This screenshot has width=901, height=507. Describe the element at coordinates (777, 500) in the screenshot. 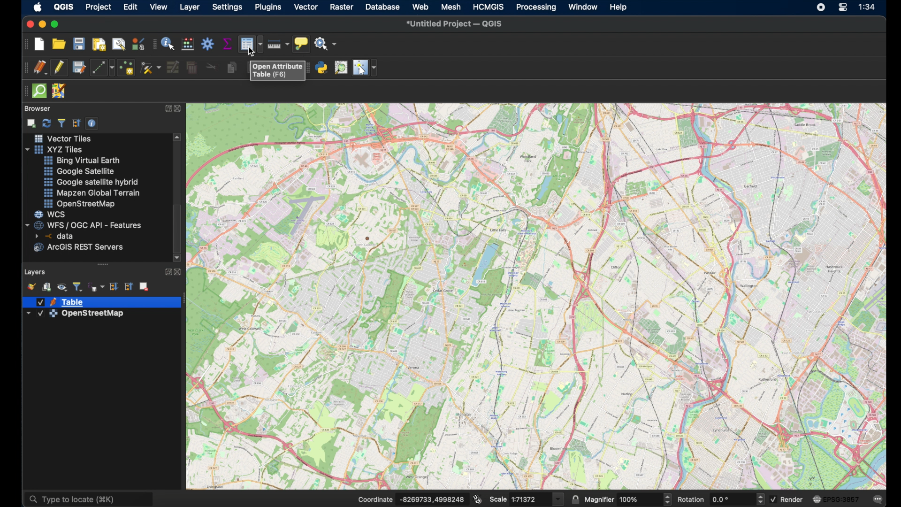

I see `checked box` at that location.